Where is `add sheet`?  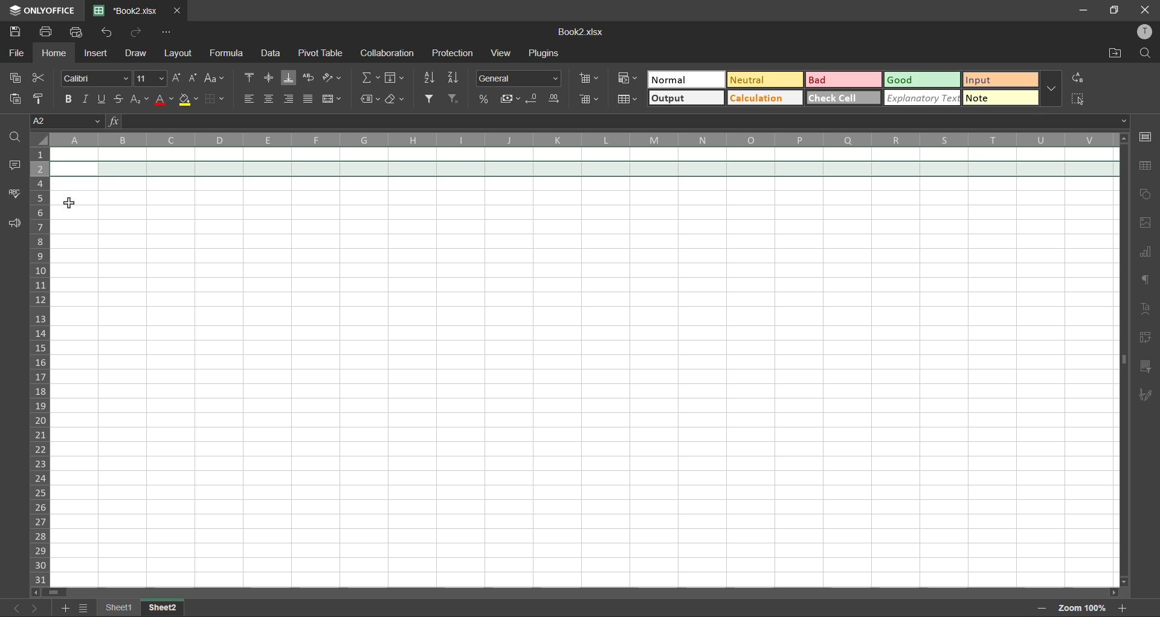 add sheet is located at coordinates (65, 608).